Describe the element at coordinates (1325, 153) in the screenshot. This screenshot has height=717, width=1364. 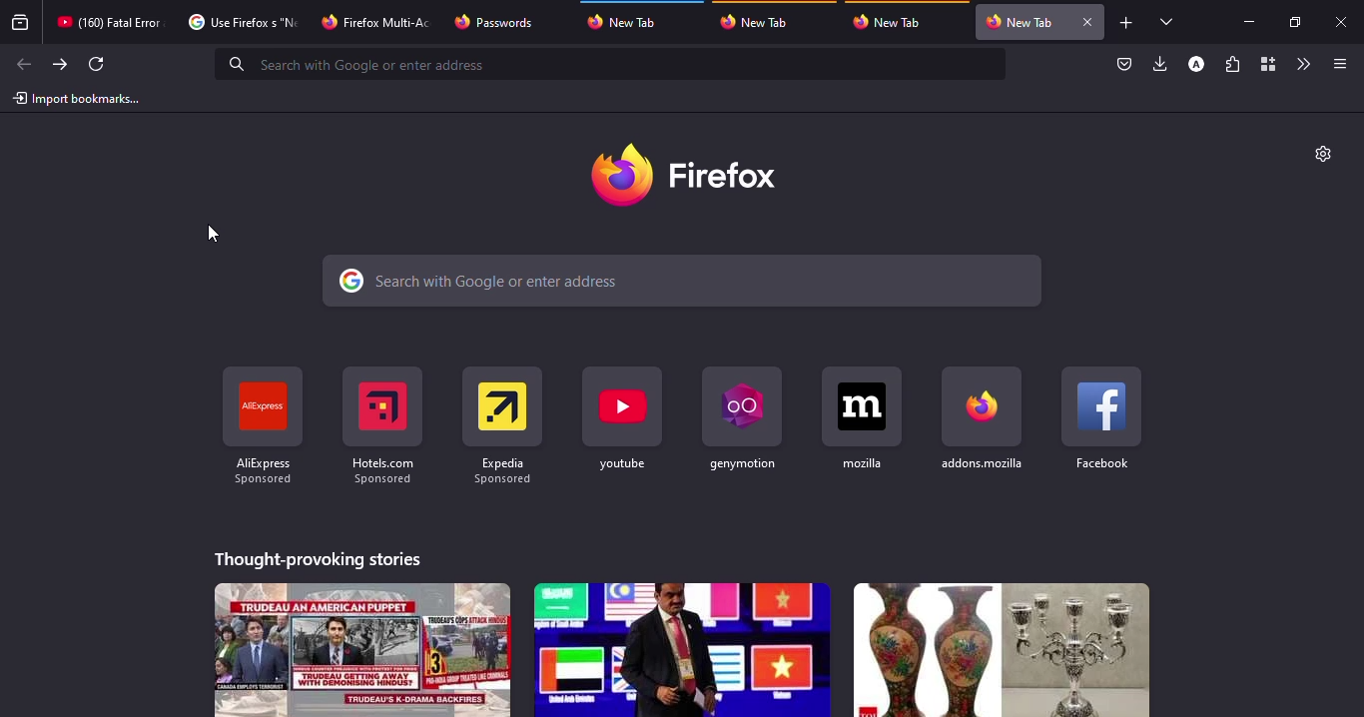
I see `settings` at that location.